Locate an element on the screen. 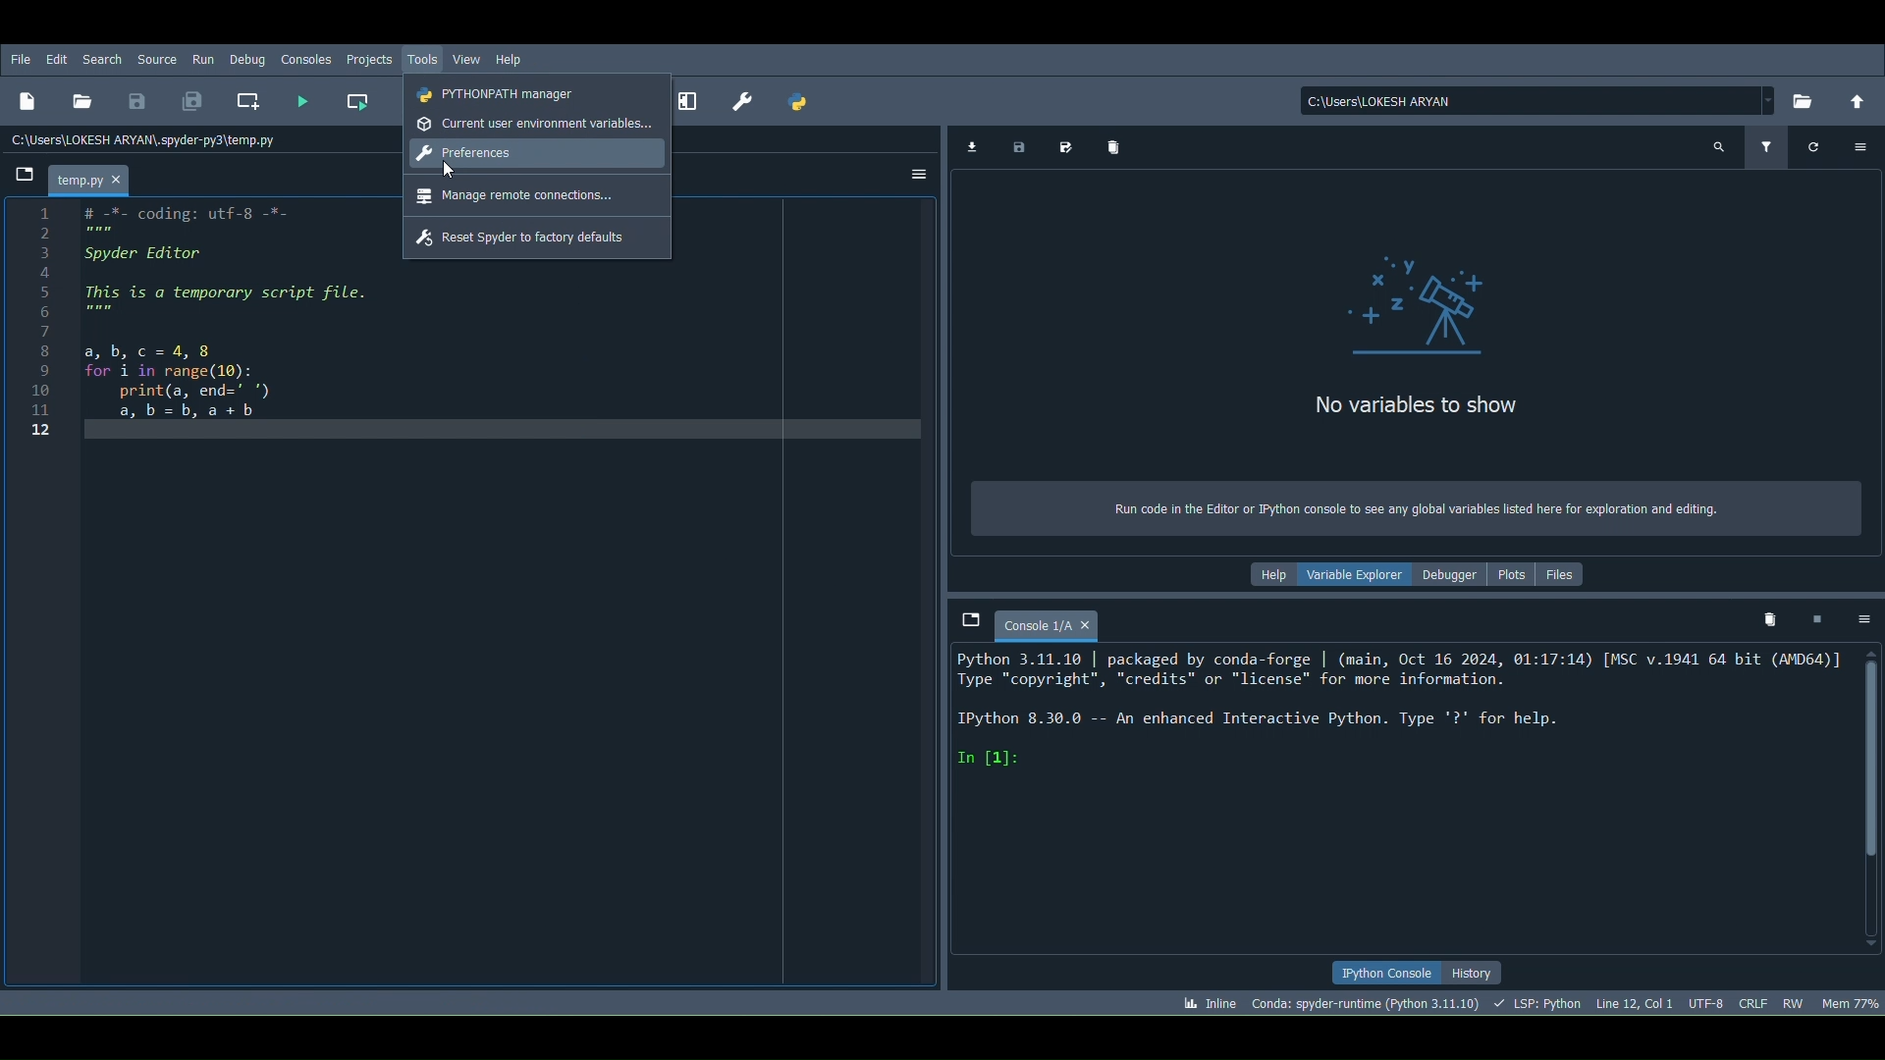  Variable explorer is located at coordinates (1351, 573).